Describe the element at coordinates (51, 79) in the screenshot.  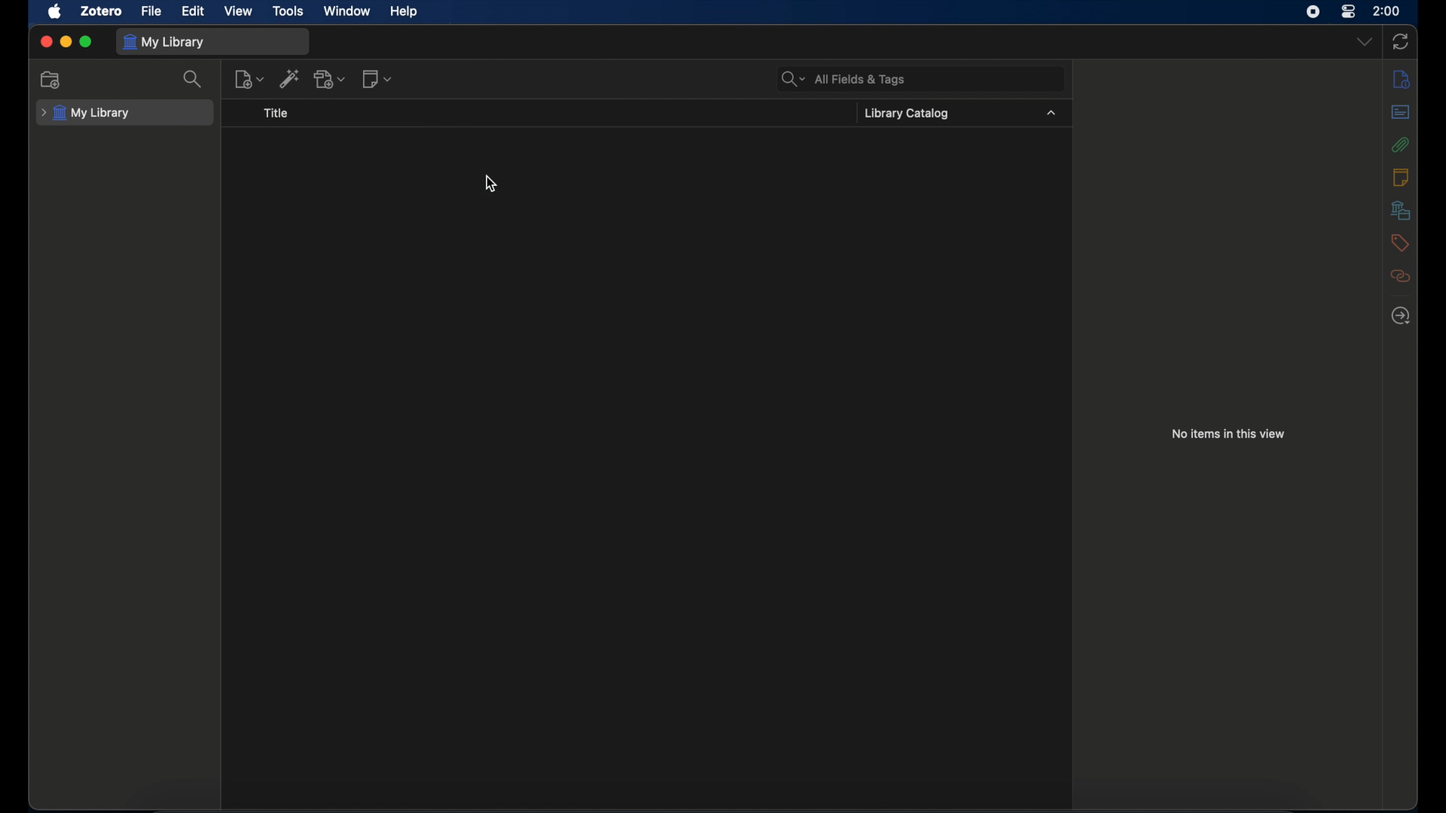
I see `new collection` at that location.